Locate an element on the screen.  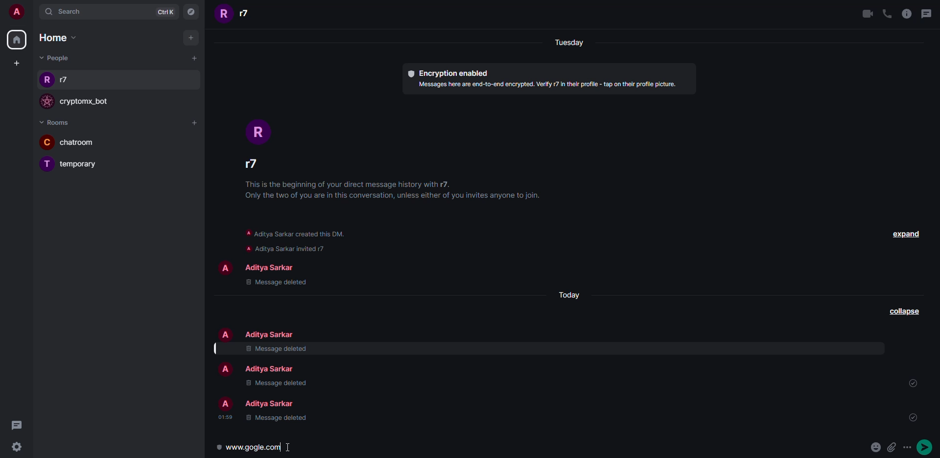
expand is located at coordinates (906, 232).